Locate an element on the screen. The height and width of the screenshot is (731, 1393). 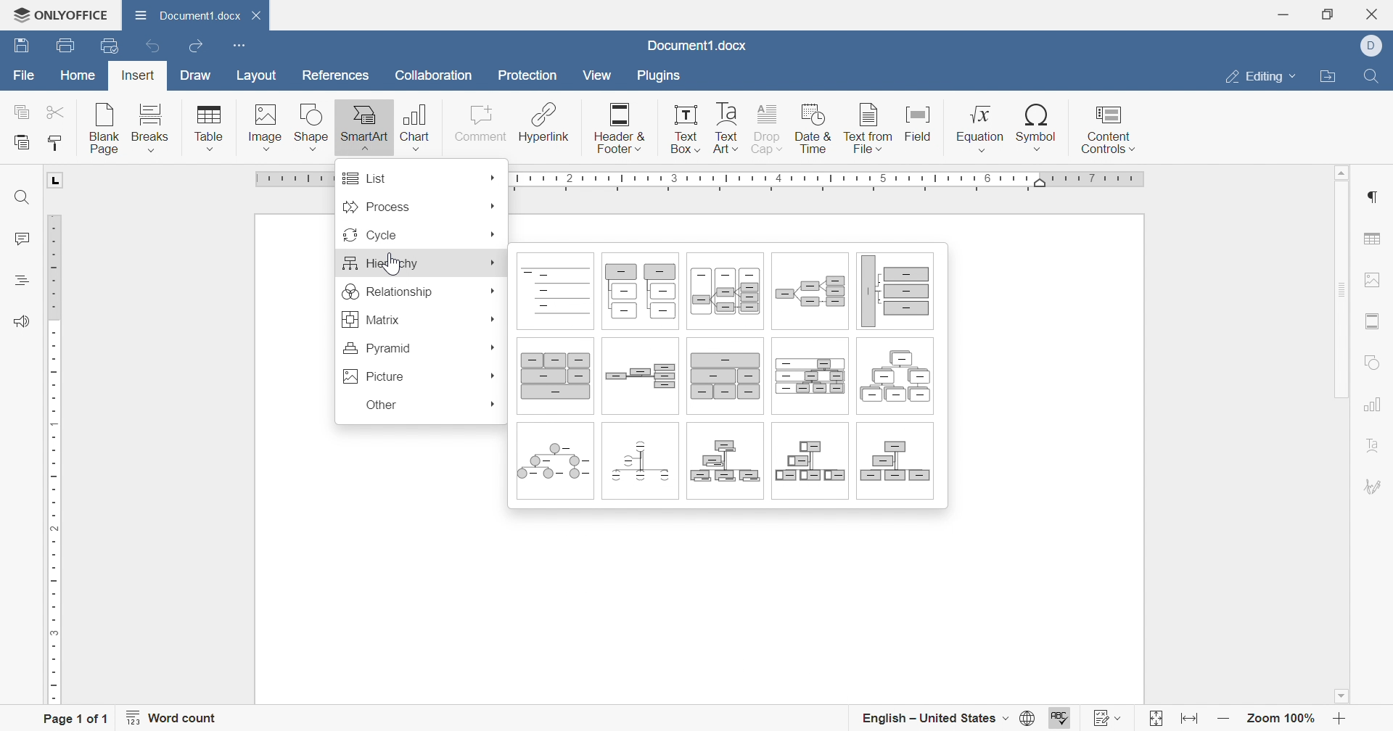
Equation is located at coordinates (980, 128).